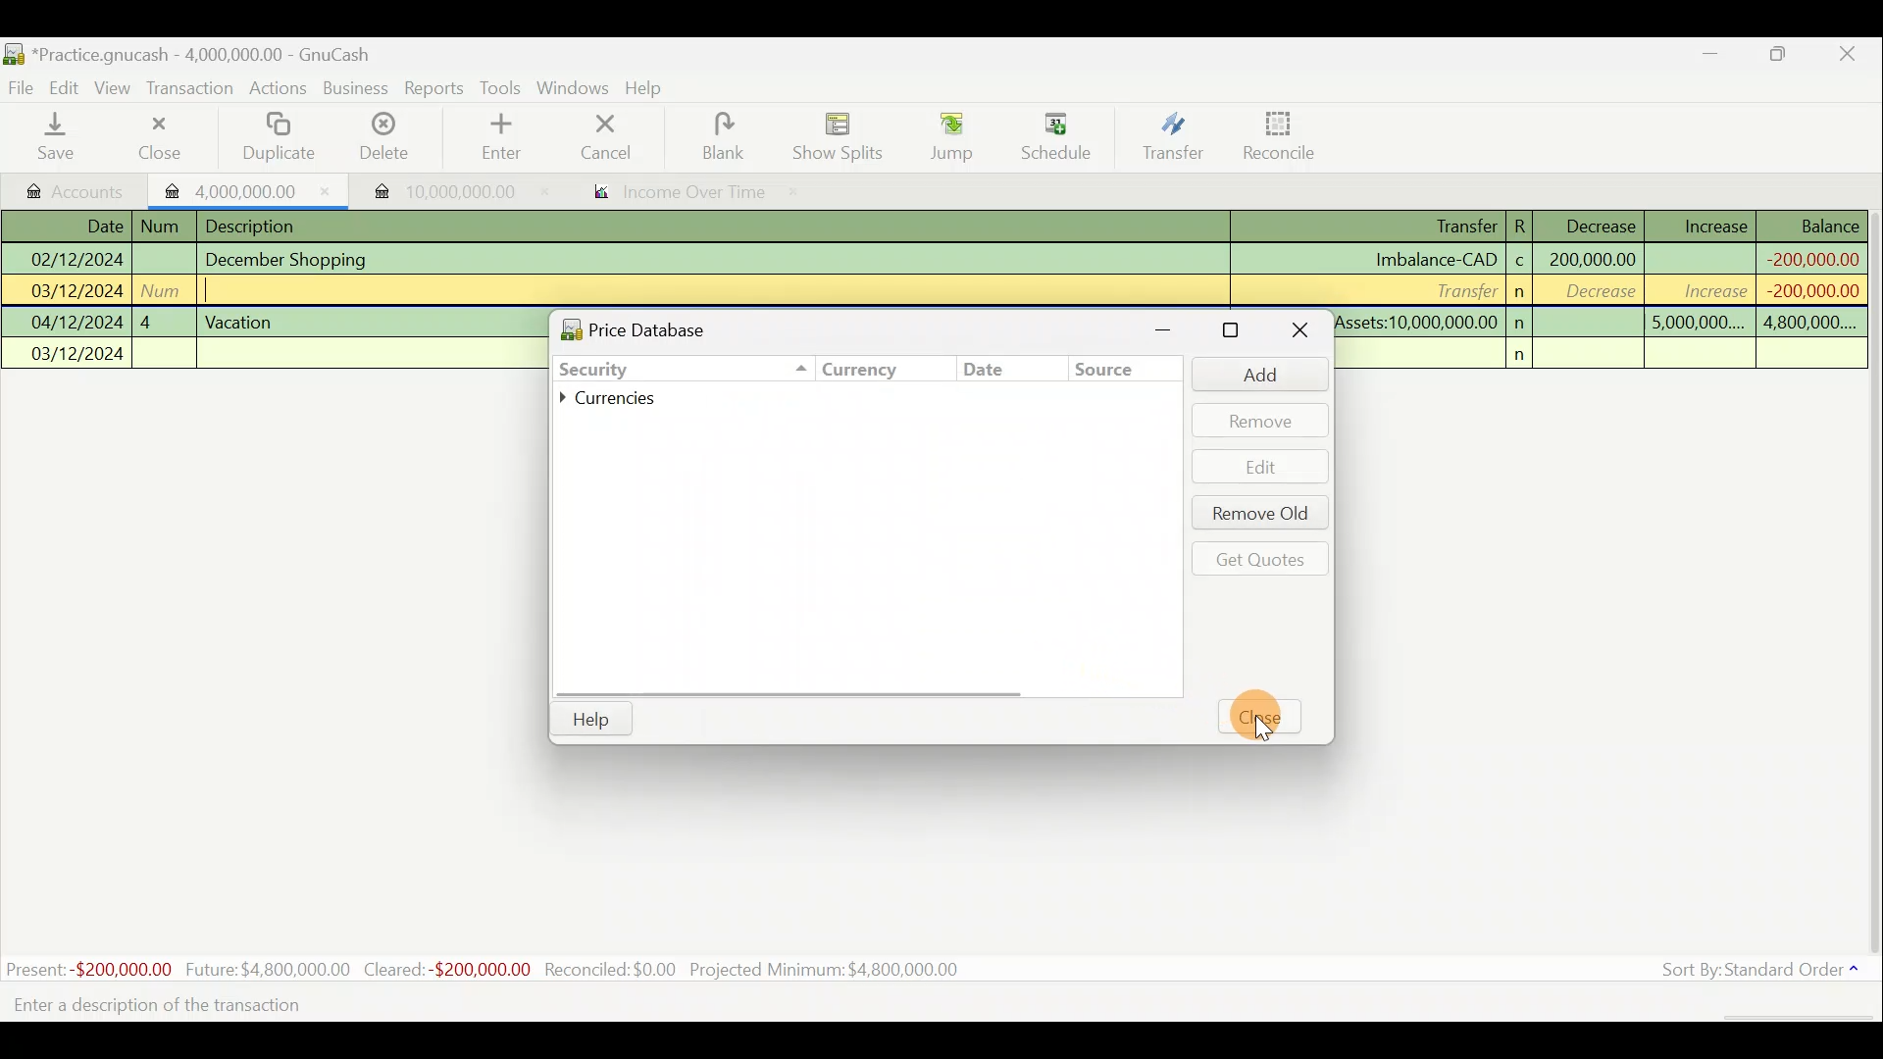  I want to click on cancel, so click(627, 139).